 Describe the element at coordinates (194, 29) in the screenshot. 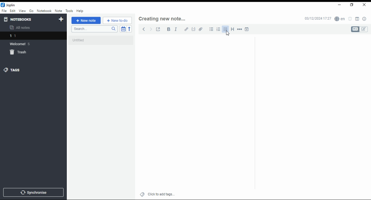

I see `code` at that location.